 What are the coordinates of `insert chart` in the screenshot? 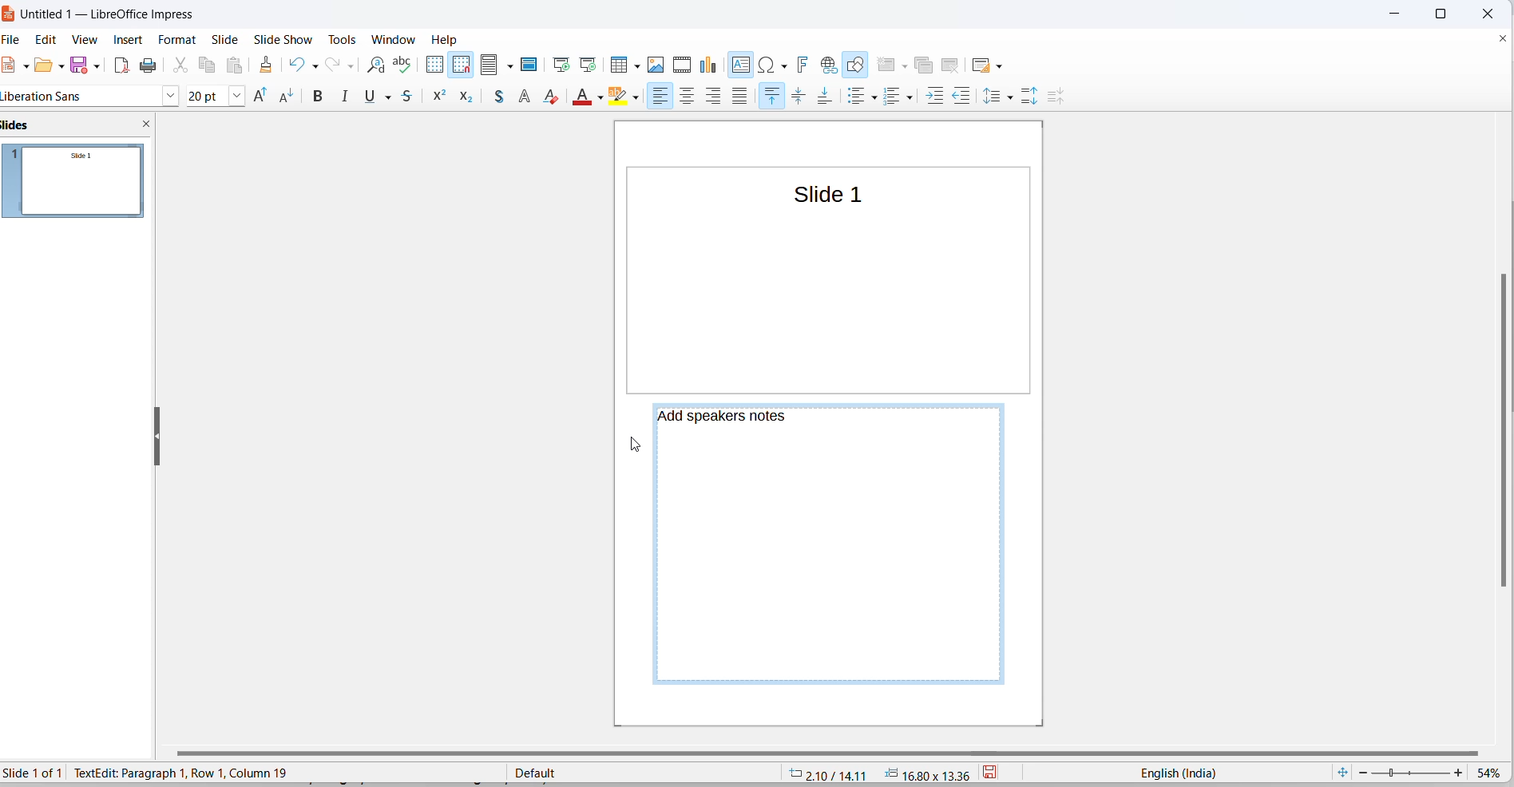 It's located at (711, 66).